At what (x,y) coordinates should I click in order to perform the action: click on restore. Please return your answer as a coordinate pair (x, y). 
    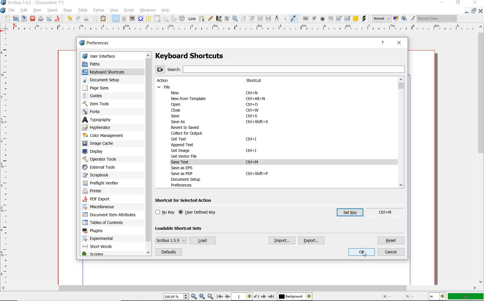
    Looking at the image, I should click on (466, 11).